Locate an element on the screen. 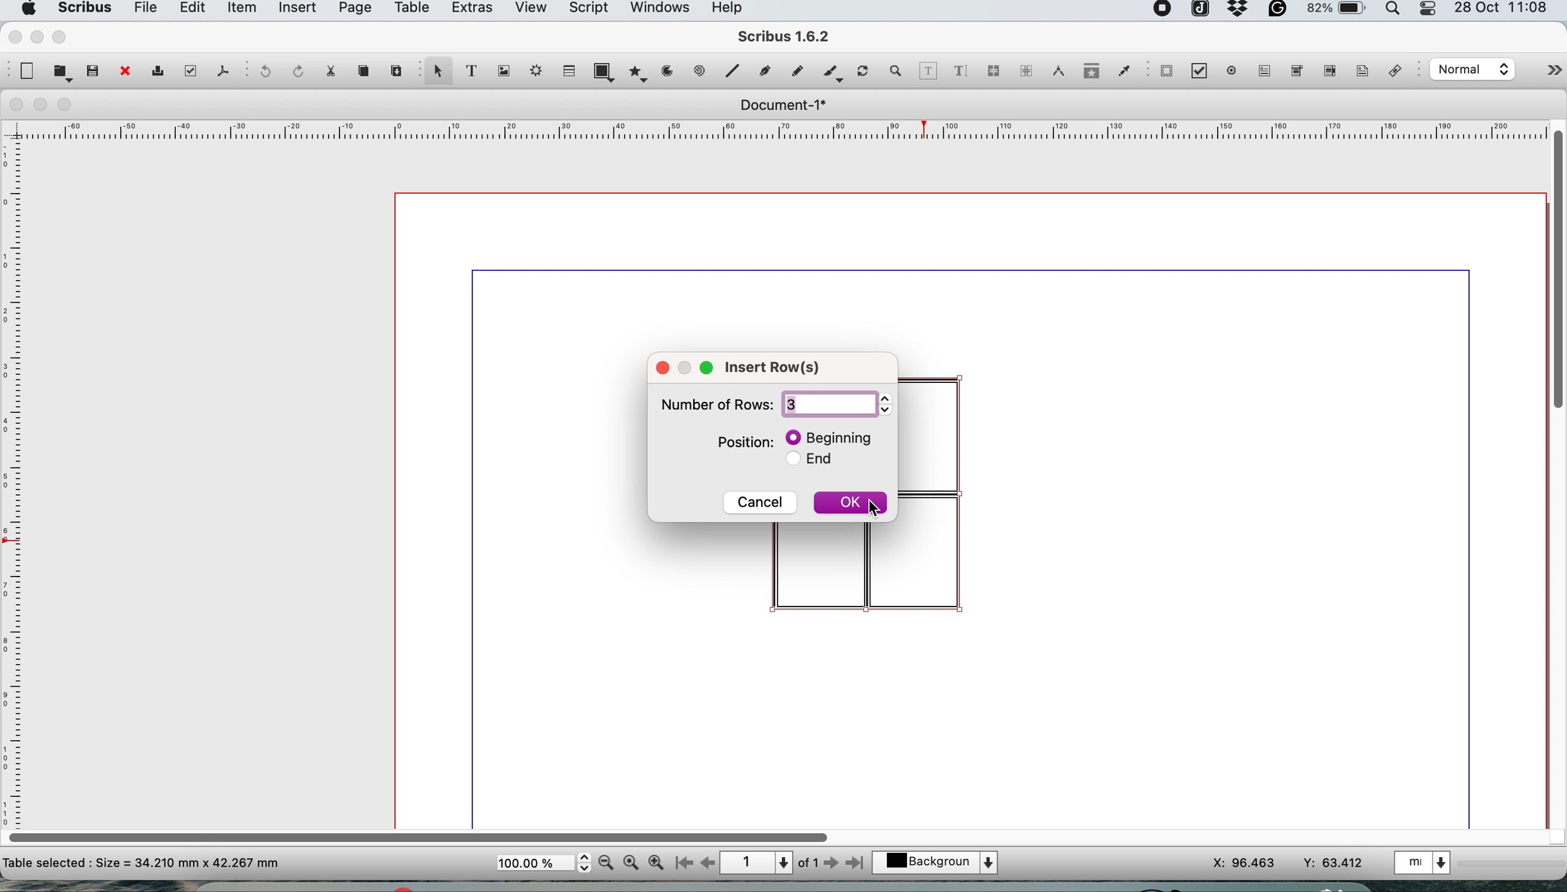 The height and width of the screenshot is (892, 1567). edit is located at coordinates (190, 10).